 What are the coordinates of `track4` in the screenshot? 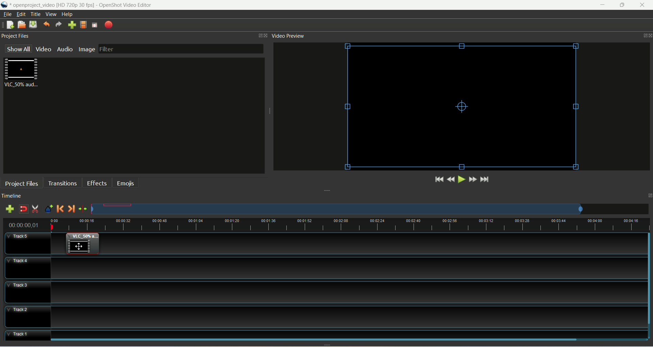 It's located at (27, 268).